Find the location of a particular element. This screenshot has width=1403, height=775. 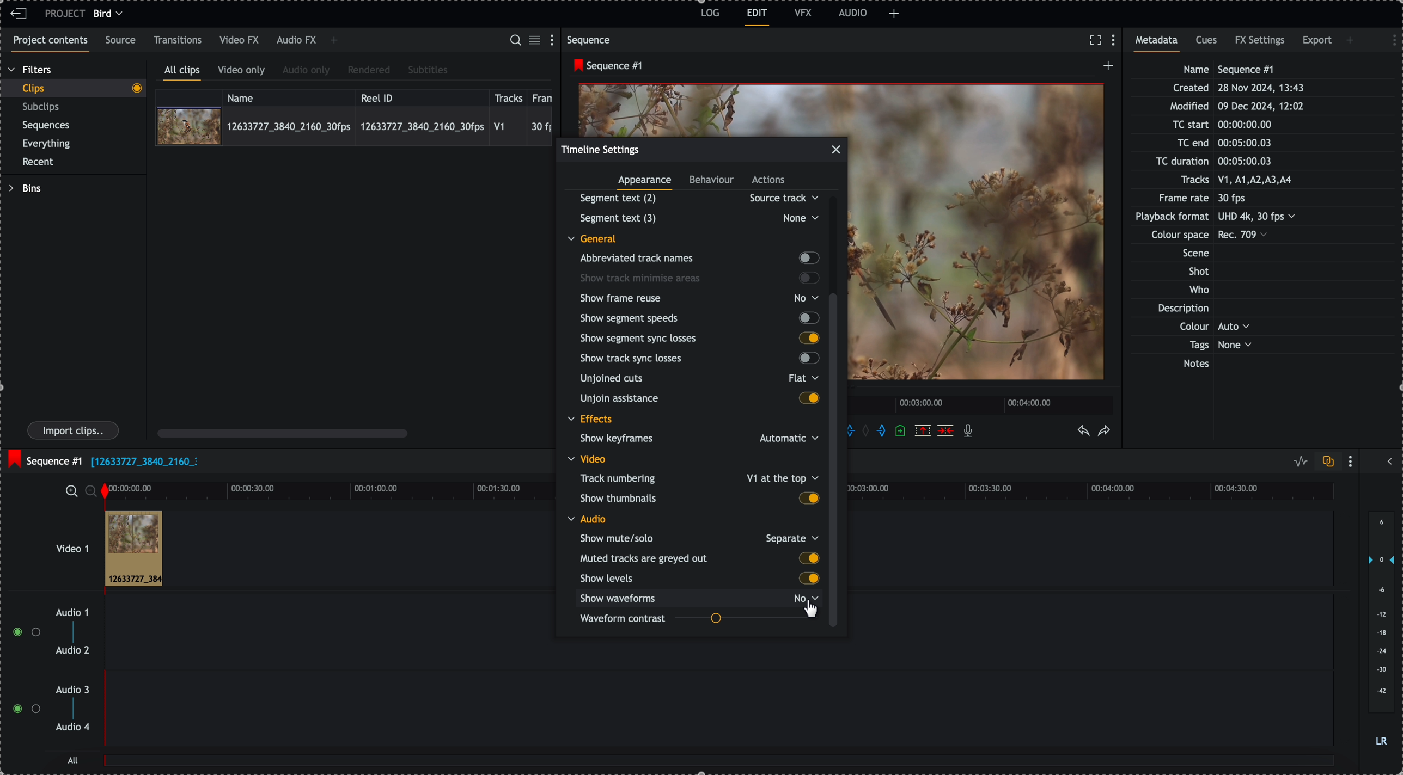

clips is located at coordinates (73, 89).